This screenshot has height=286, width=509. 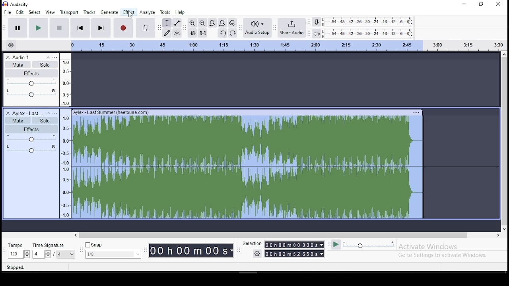 What do you see at coordinates (19, 12) in the screenshot?
I see `edit` at bounding box center [19, 12].